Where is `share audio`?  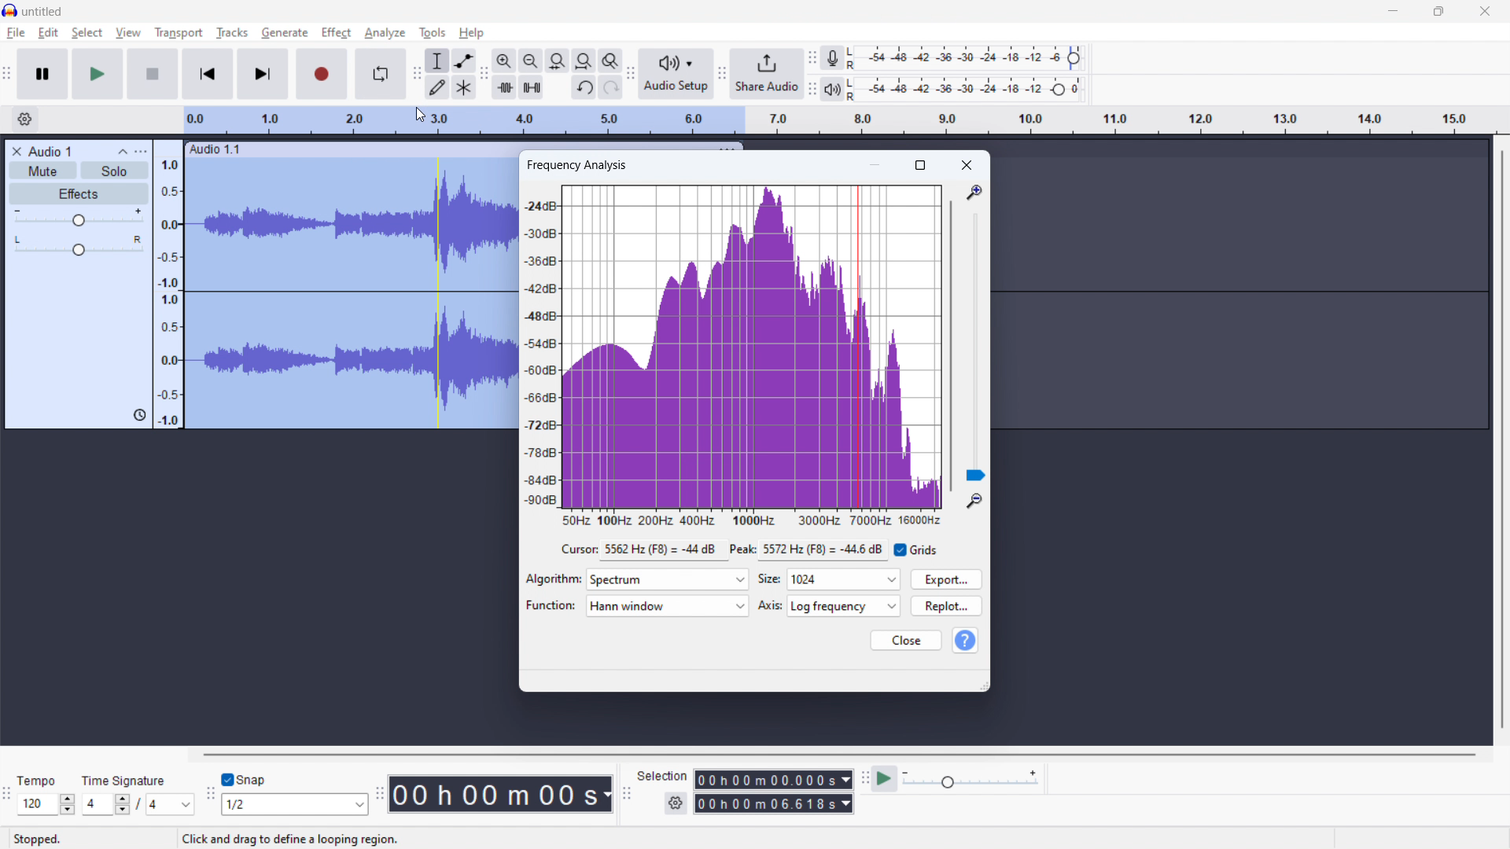 share audio is located at coordinates (768, 73).